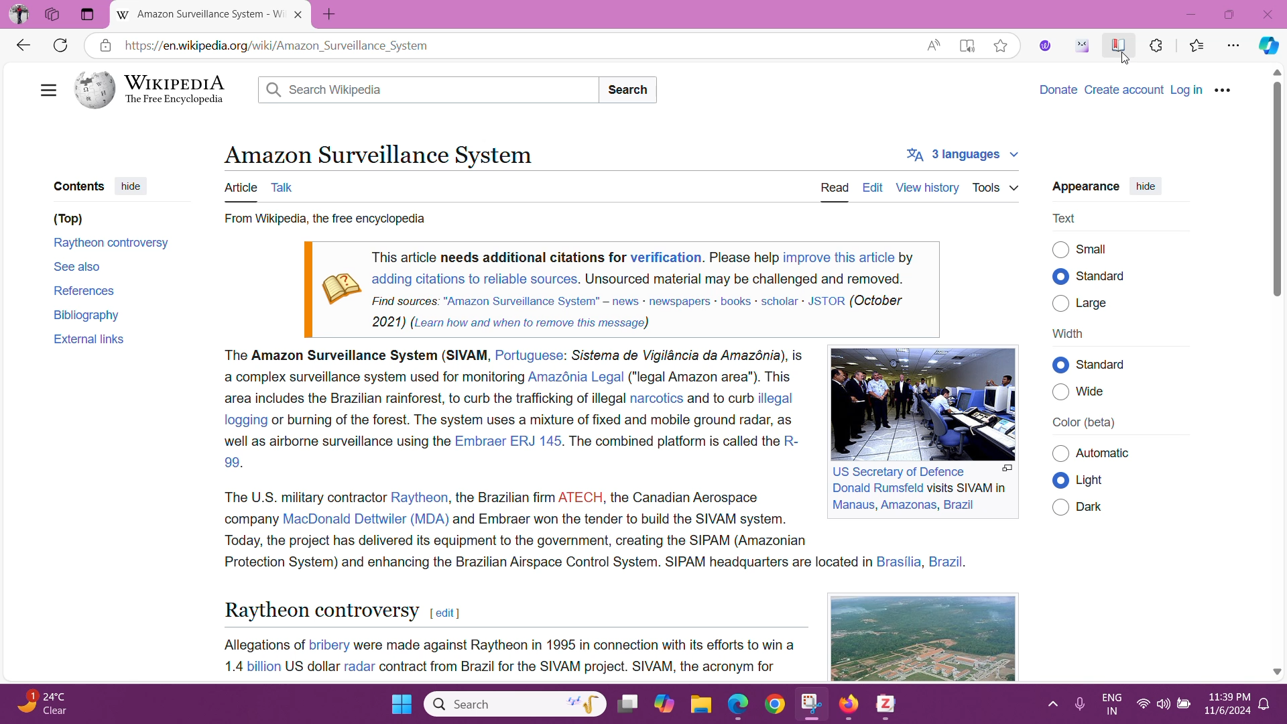 The image size is (1287, 724). I want to click on narcotics, so click(656, 398).